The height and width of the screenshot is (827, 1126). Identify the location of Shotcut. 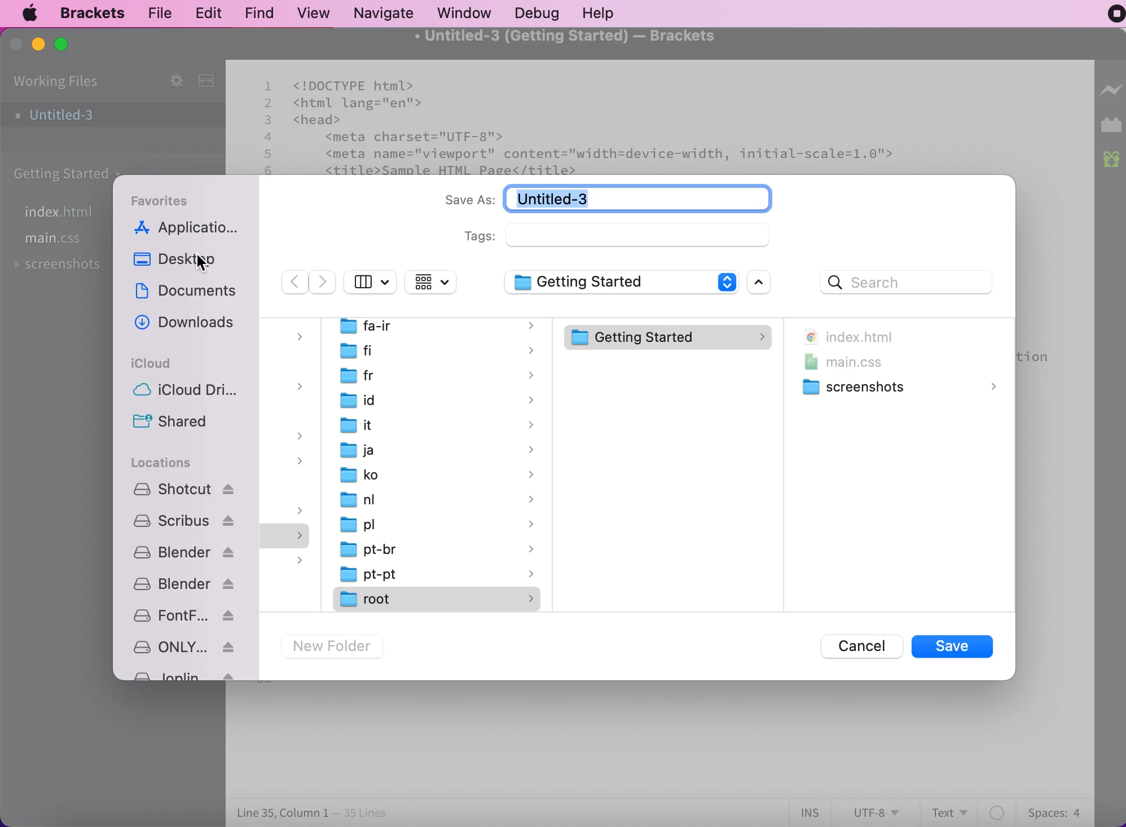
(183, 491).